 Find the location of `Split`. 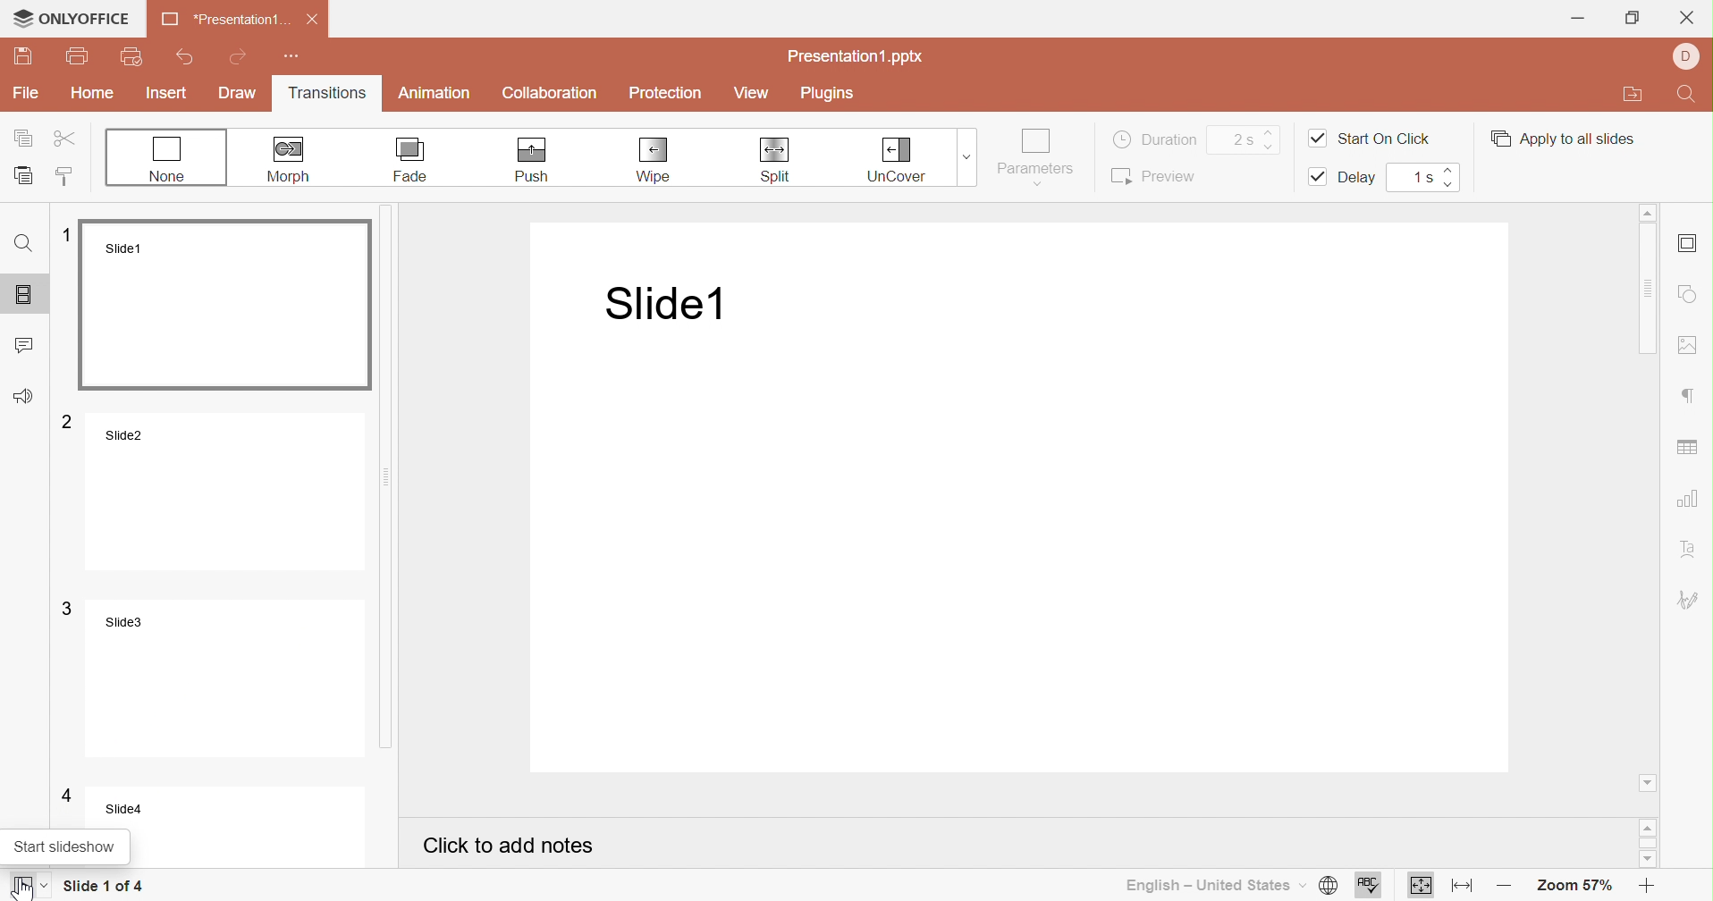

Split is located at coordinates (774, 160).